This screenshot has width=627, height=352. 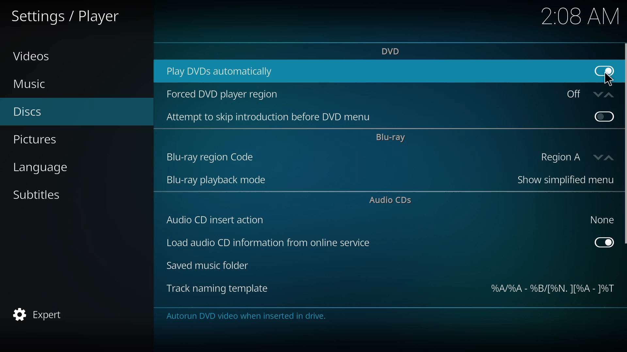 I want to click on attempt to skip intro before dvd menu, so click(x=272, y=117).